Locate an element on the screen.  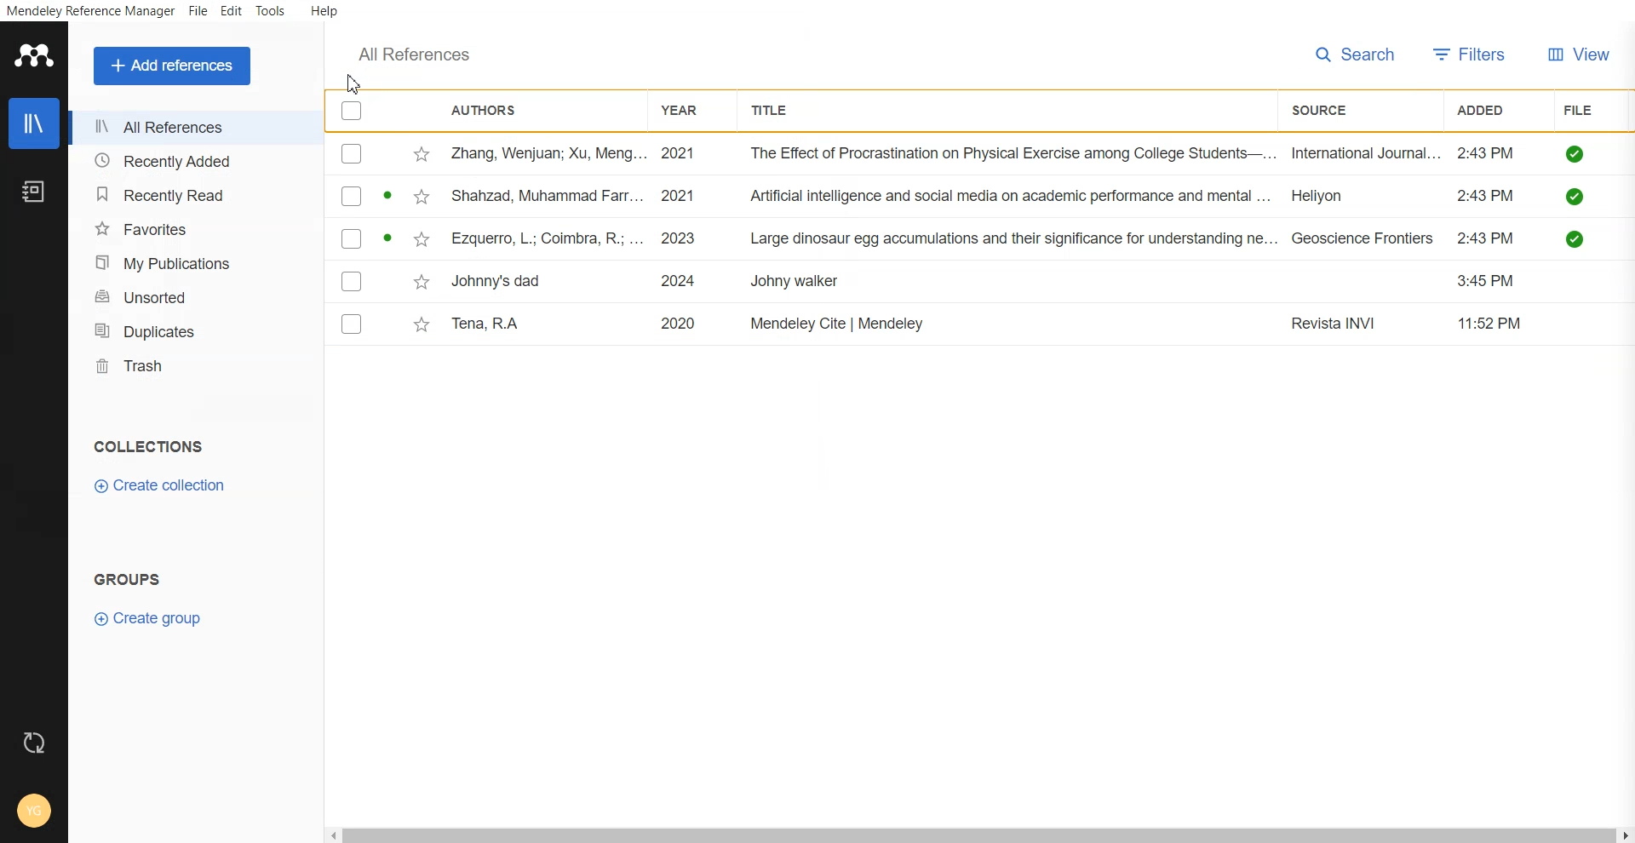
checkbox is located at coordinates (353, 154).